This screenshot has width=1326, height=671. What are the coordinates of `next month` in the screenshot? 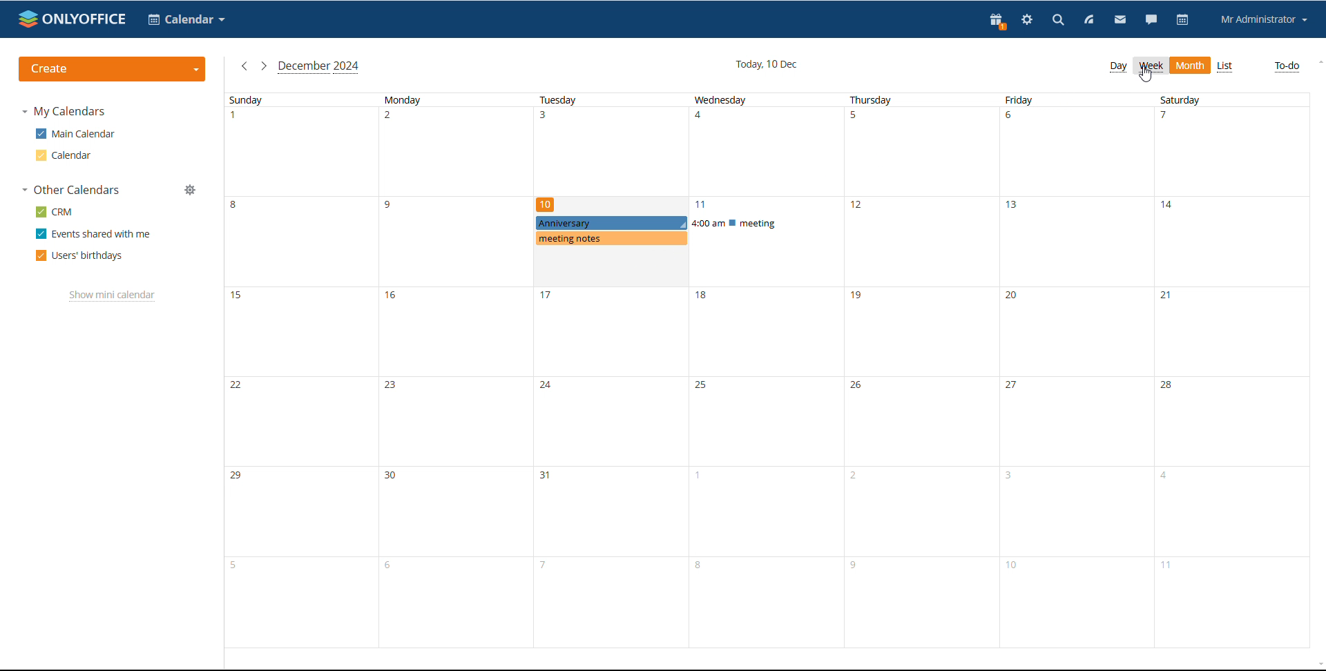 It's located at (264, 66).